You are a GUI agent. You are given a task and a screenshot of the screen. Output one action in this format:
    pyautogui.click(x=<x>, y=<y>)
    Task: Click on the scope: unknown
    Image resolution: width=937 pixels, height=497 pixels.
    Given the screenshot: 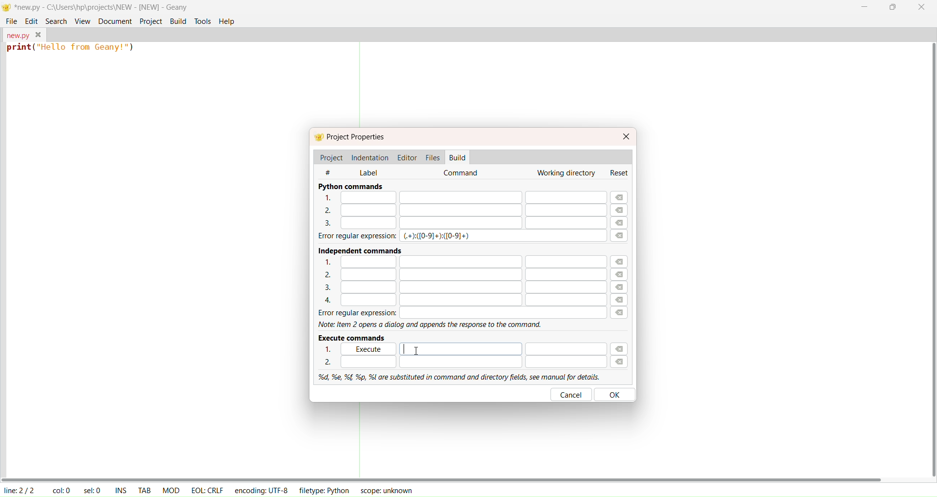 What is the action you would take?
    pyautogui.click(x=385, y=490)
    